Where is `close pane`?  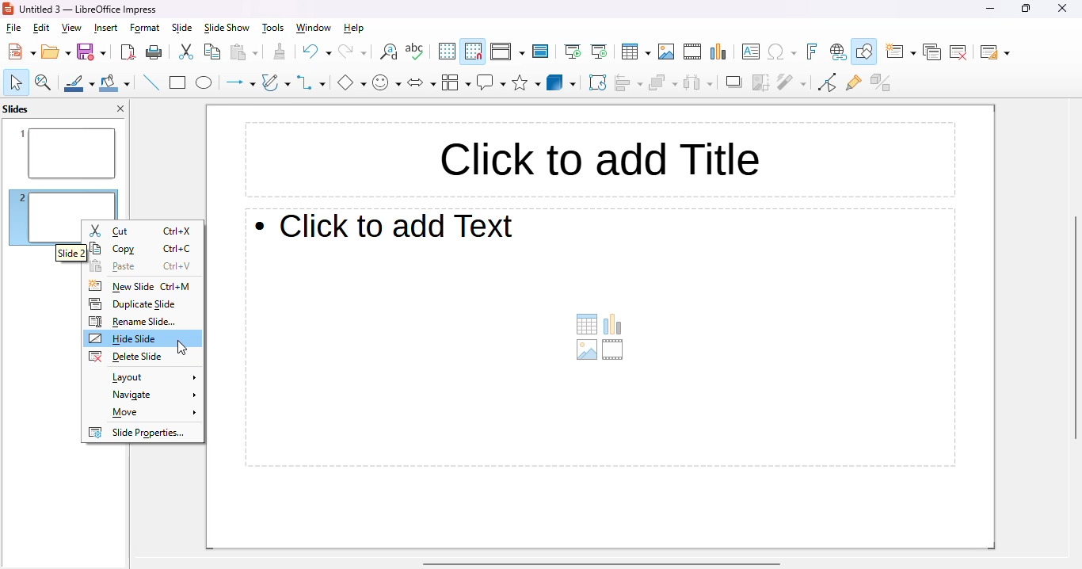
close pane is located at coordinates (122, 108).